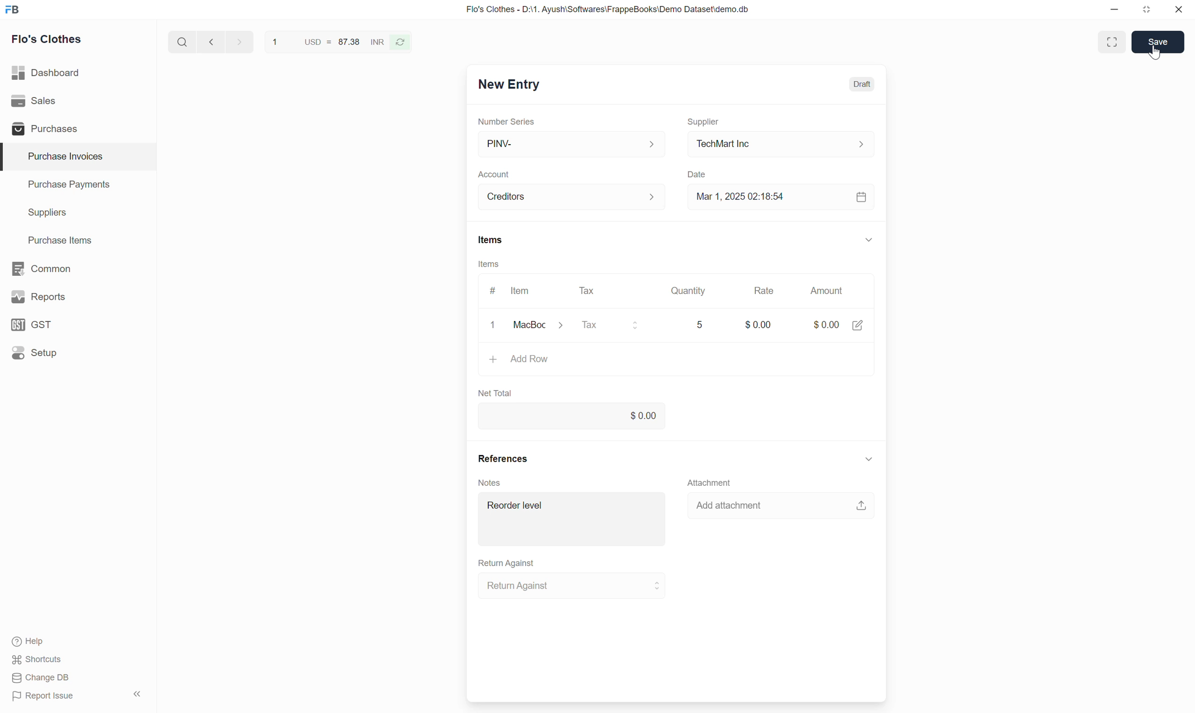 The width and height of the screenshot is (1195, 713). Describe the element at coordinates (615, 326) in the screenshot. I see `Tax` at that location.